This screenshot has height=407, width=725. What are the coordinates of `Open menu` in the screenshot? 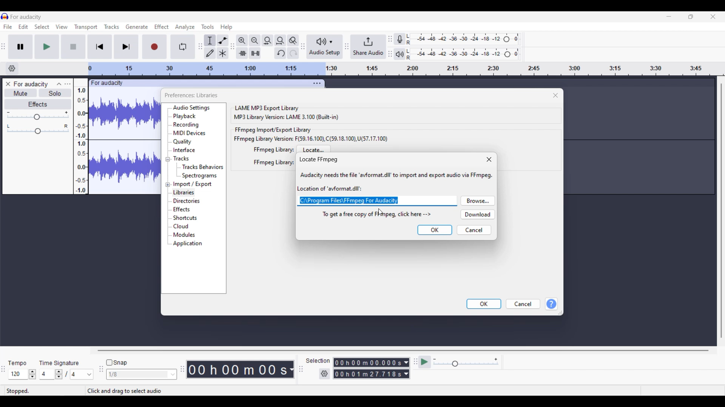 It's located at (68, 84).